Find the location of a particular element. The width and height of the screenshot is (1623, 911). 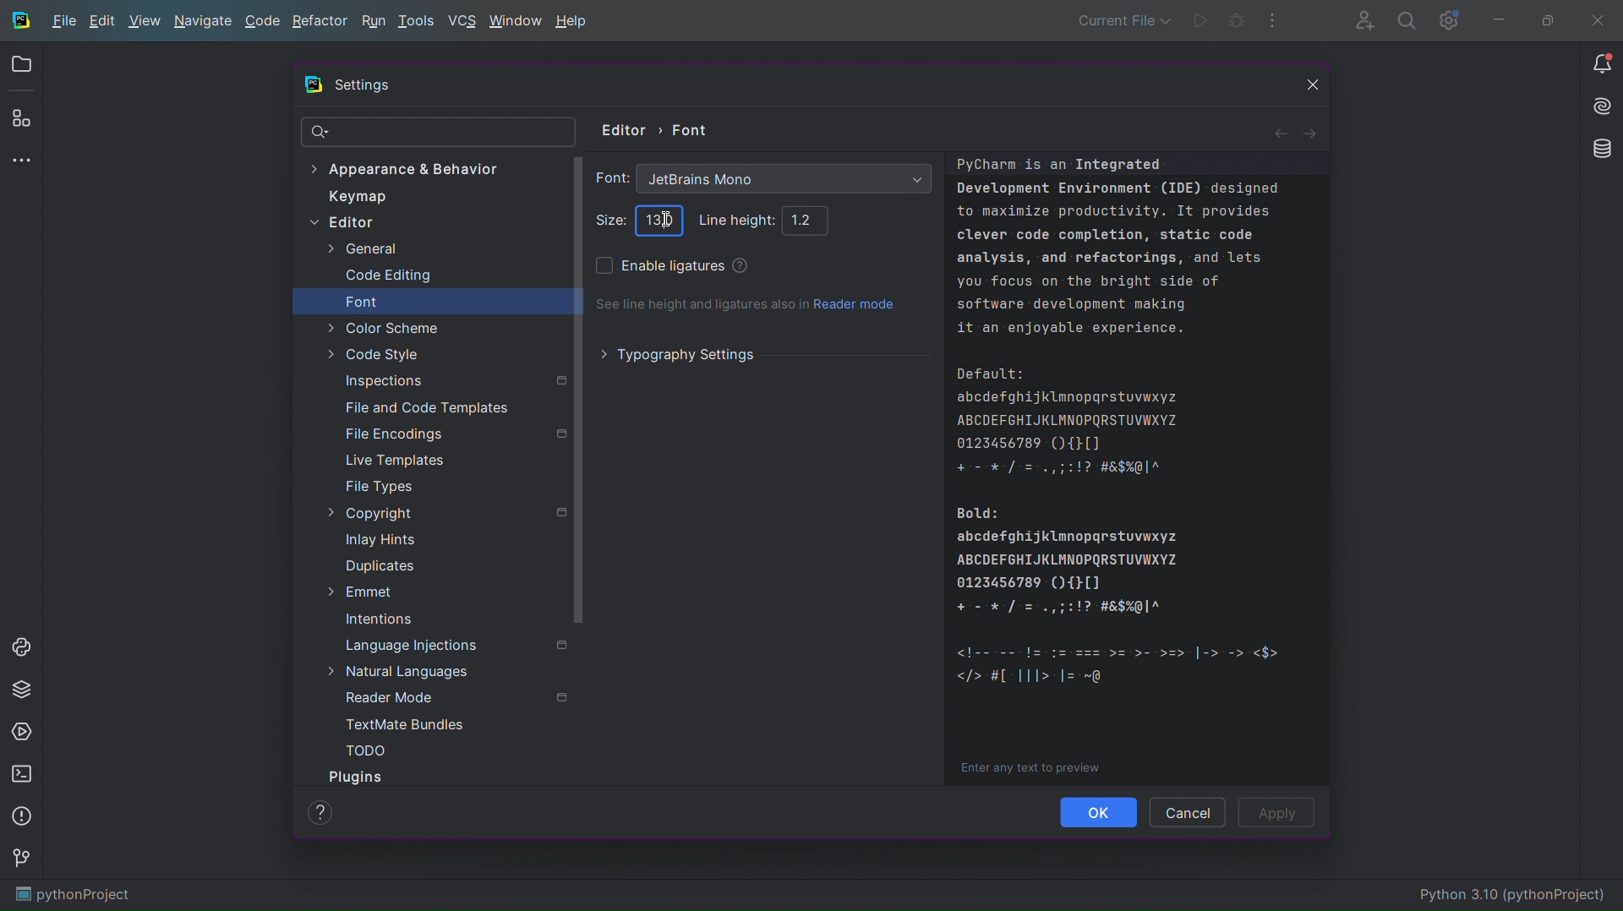

Copyright is located at coordinates (446, 515).